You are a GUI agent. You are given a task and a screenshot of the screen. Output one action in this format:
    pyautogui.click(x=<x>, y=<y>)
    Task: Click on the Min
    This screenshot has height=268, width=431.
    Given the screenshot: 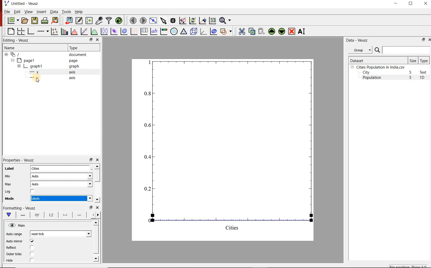 What is the action you would take?
    pyautogui.click(x=8, y=176)
    